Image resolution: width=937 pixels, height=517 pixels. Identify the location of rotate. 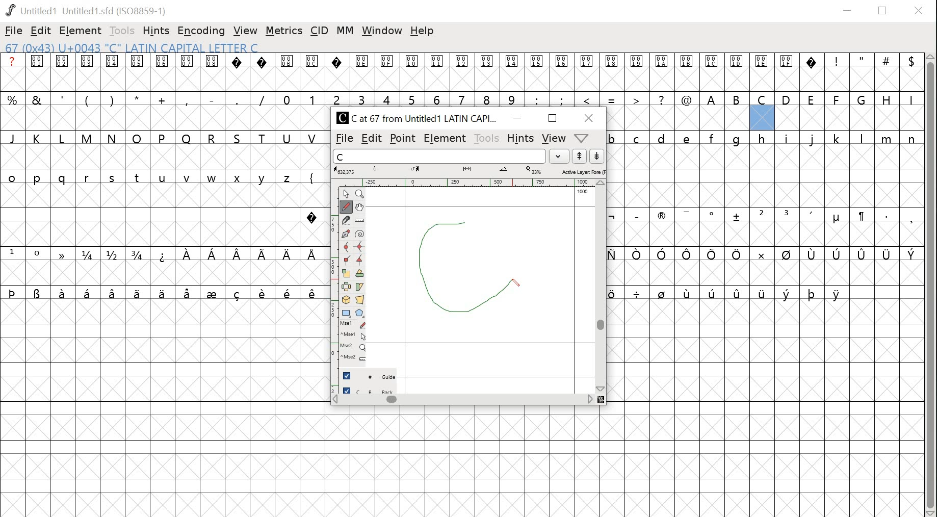
(360, 274).